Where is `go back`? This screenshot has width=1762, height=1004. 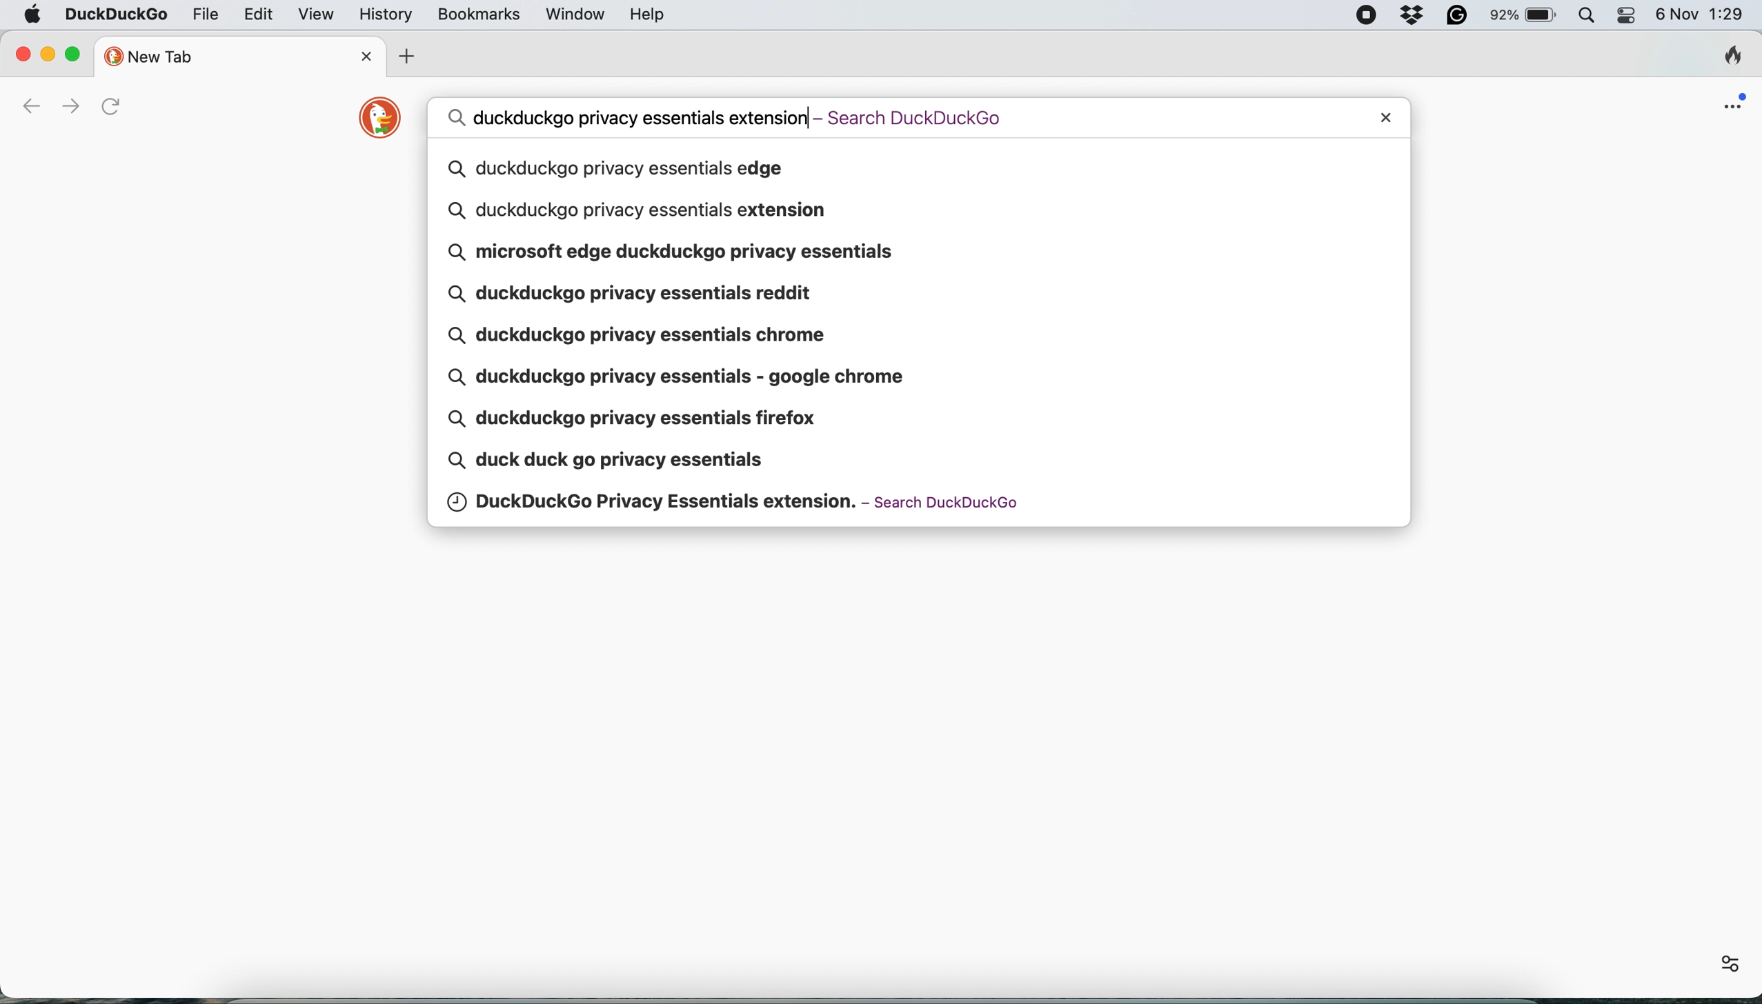
go back is located at coordinates (30, 107).